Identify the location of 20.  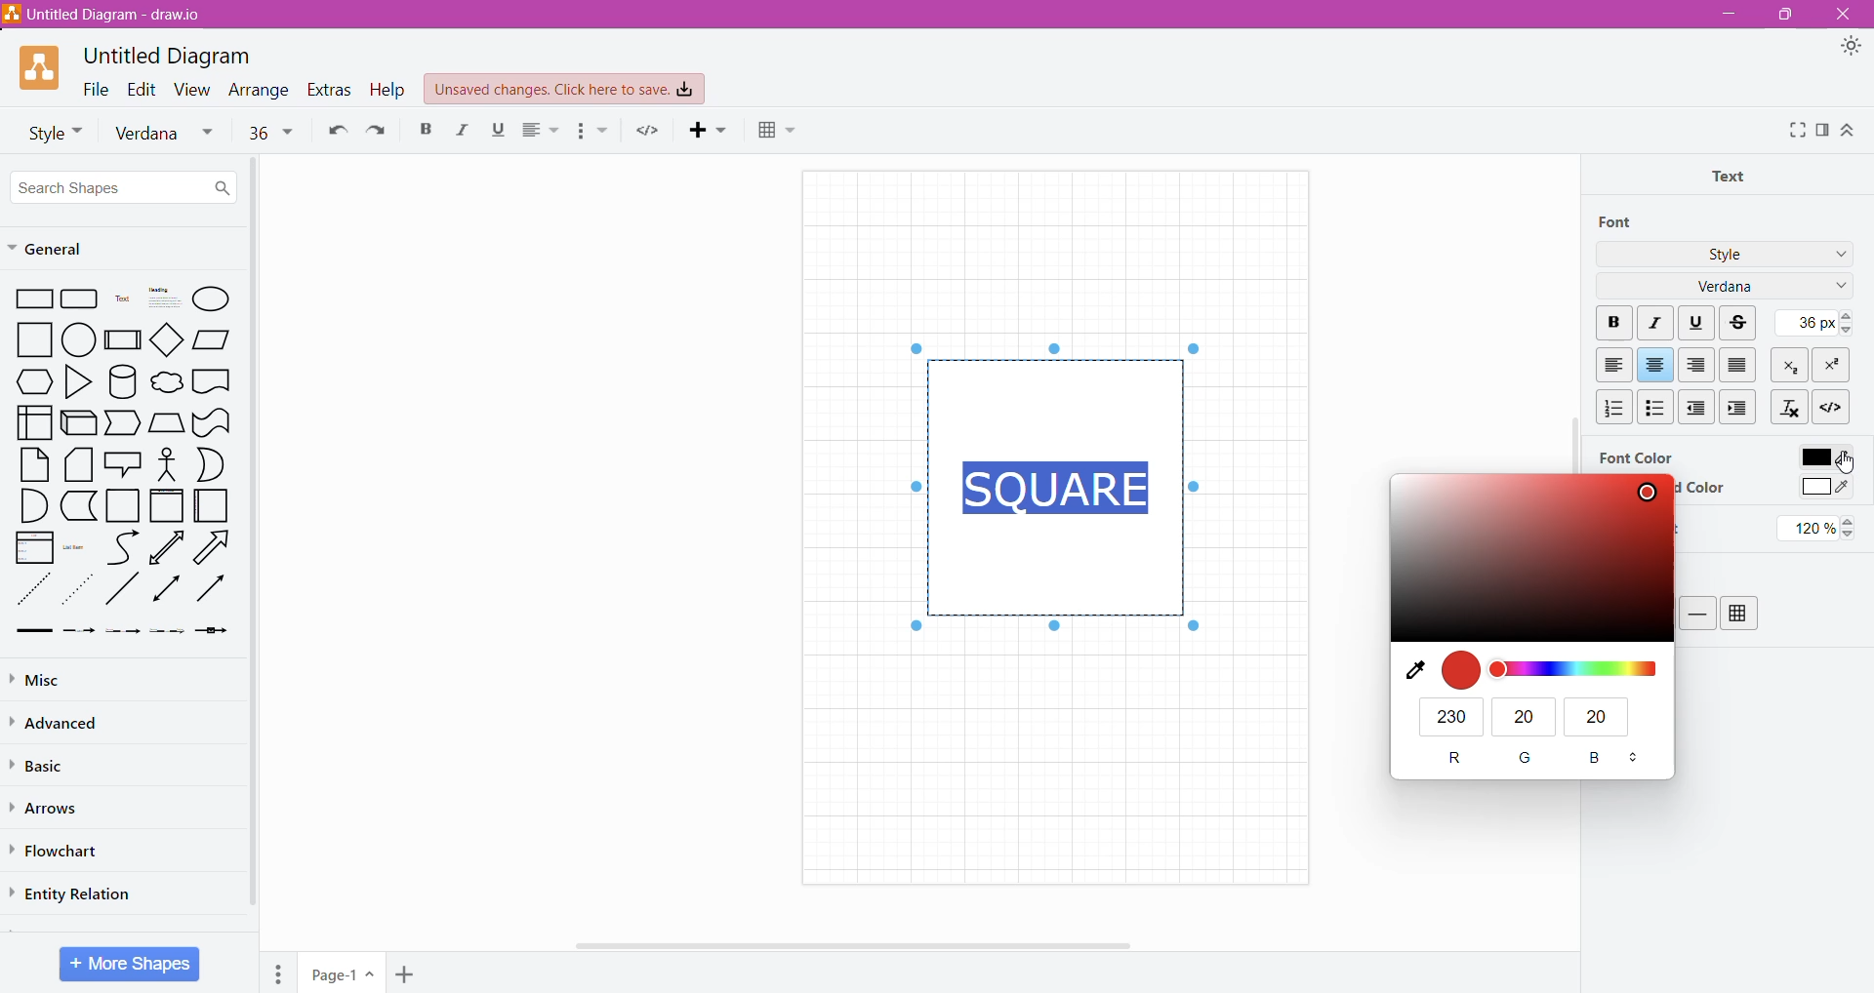
(1601, 719).